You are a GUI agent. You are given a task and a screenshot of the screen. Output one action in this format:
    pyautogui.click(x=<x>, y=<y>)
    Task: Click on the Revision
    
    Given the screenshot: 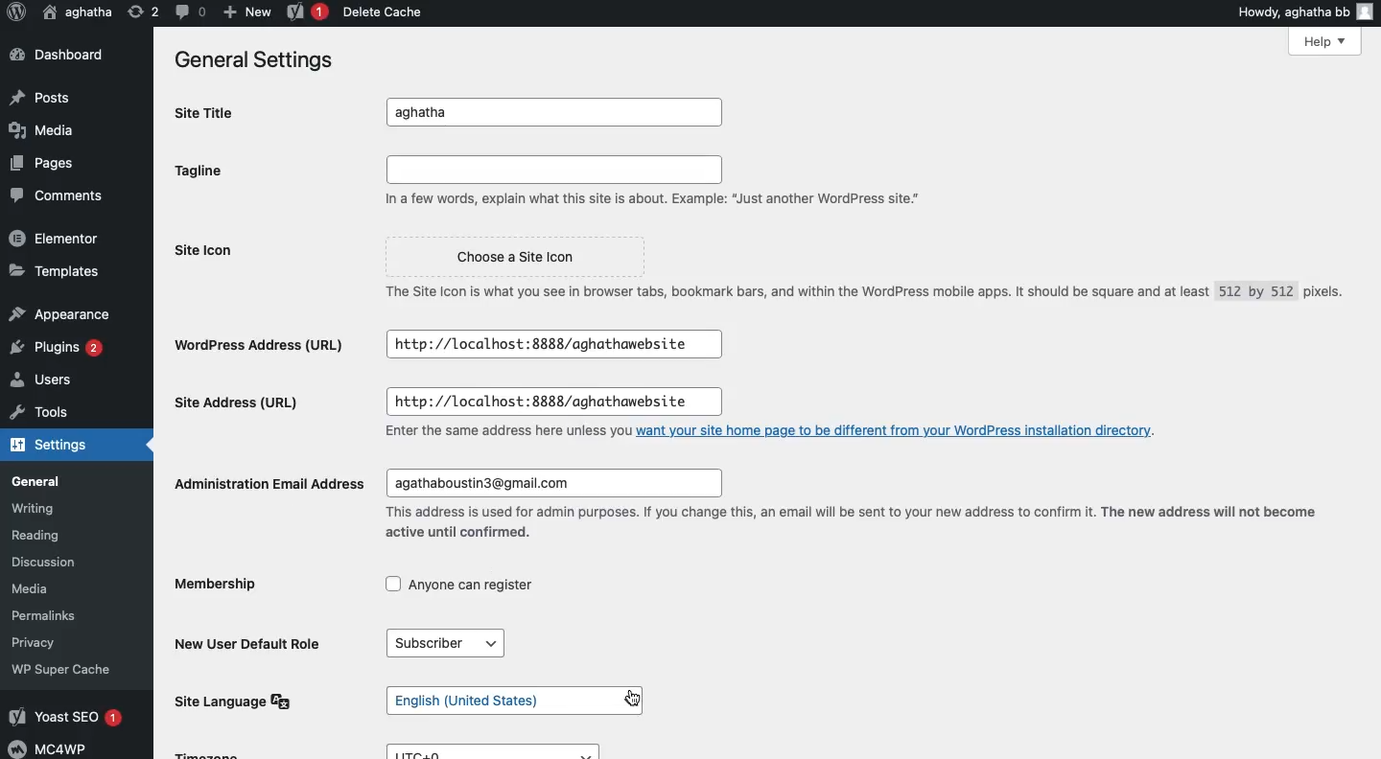 What is the action you would take?
    pyautogui.click(x=139, y=13)
    